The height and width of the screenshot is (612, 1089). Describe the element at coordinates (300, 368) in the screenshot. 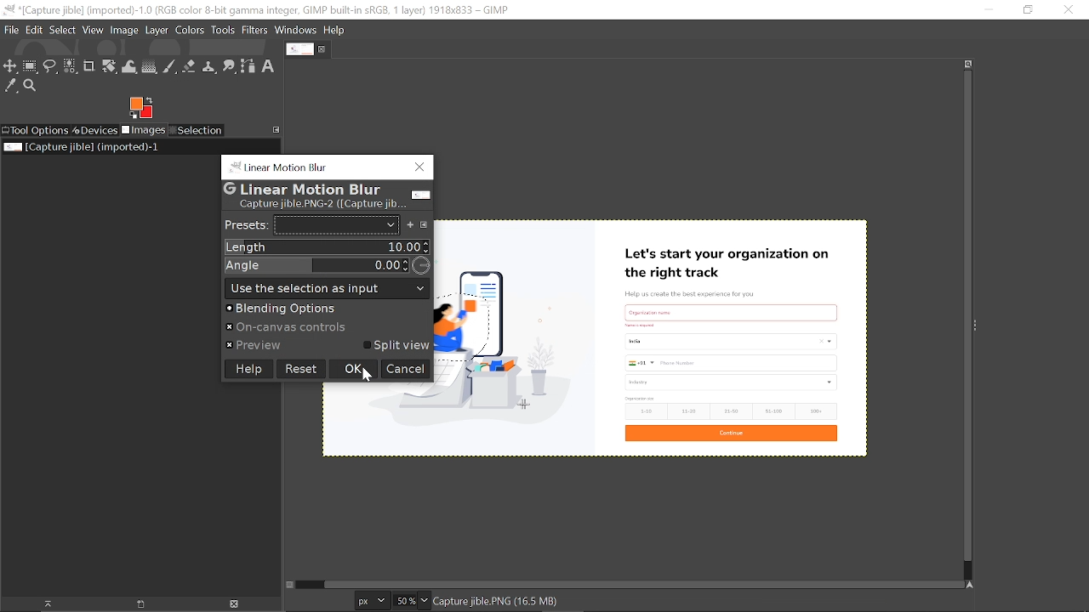

I see `Reset` at that location.